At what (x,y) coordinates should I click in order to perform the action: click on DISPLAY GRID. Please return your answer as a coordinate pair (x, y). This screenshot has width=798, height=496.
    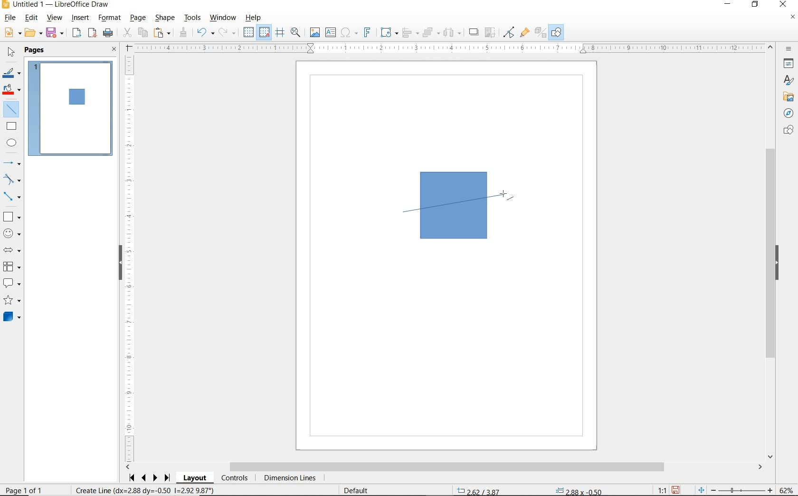
    Looking at the image, I should click on (249, 33).